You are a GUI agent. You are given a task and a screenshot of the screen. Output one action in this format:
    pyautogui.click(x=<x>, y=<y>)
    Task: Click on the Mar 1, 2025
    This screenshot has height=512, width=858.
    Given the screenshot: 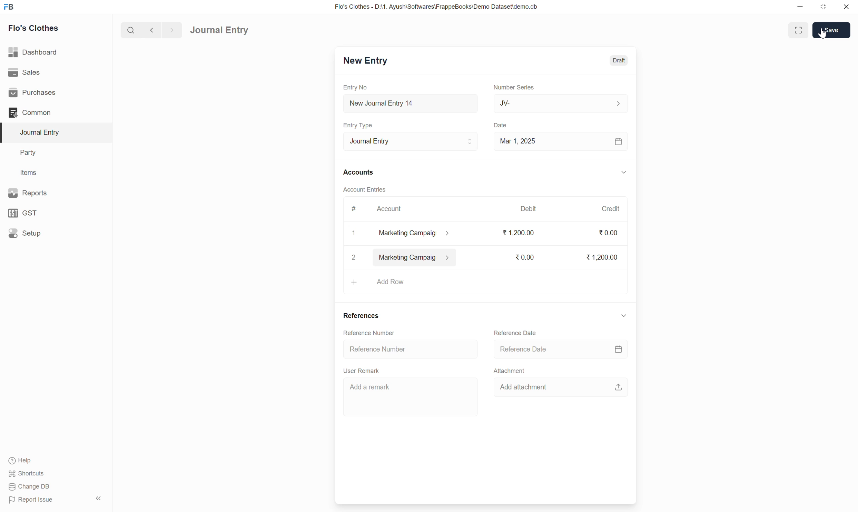 What is the action you would take?
    pyautogui.click(x=518, y=141)
    